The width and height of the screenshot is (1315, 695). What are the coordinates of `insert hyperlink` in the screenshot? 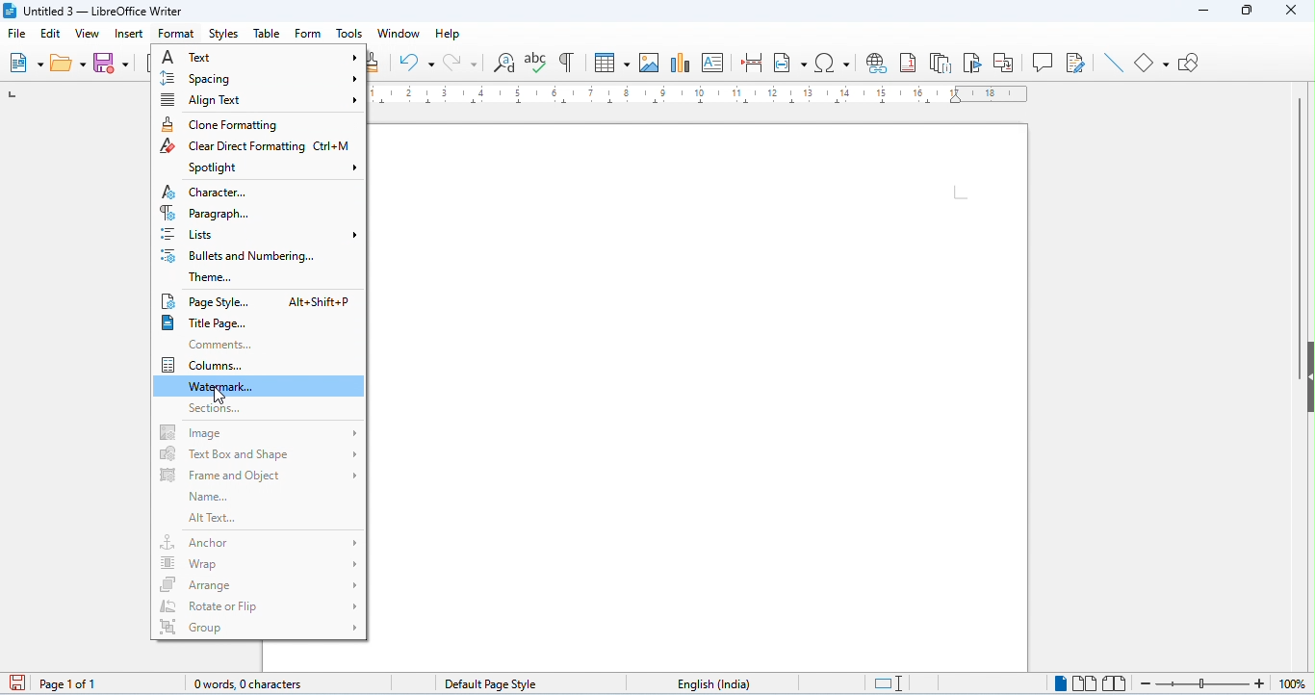 It's located at (876, 62).